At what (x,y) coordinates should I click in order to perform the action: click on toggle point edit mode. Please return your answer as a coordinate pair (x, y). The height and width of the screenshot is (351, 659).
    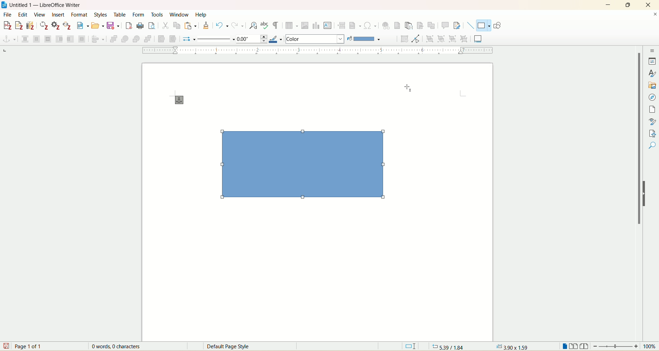
    Looking at the image, I should click on (417, 39).